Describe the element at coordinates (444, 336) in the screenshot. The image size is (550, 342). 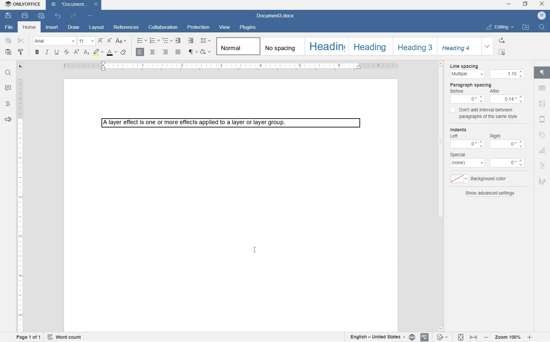
I see `TRACK CHANGES` at that location.